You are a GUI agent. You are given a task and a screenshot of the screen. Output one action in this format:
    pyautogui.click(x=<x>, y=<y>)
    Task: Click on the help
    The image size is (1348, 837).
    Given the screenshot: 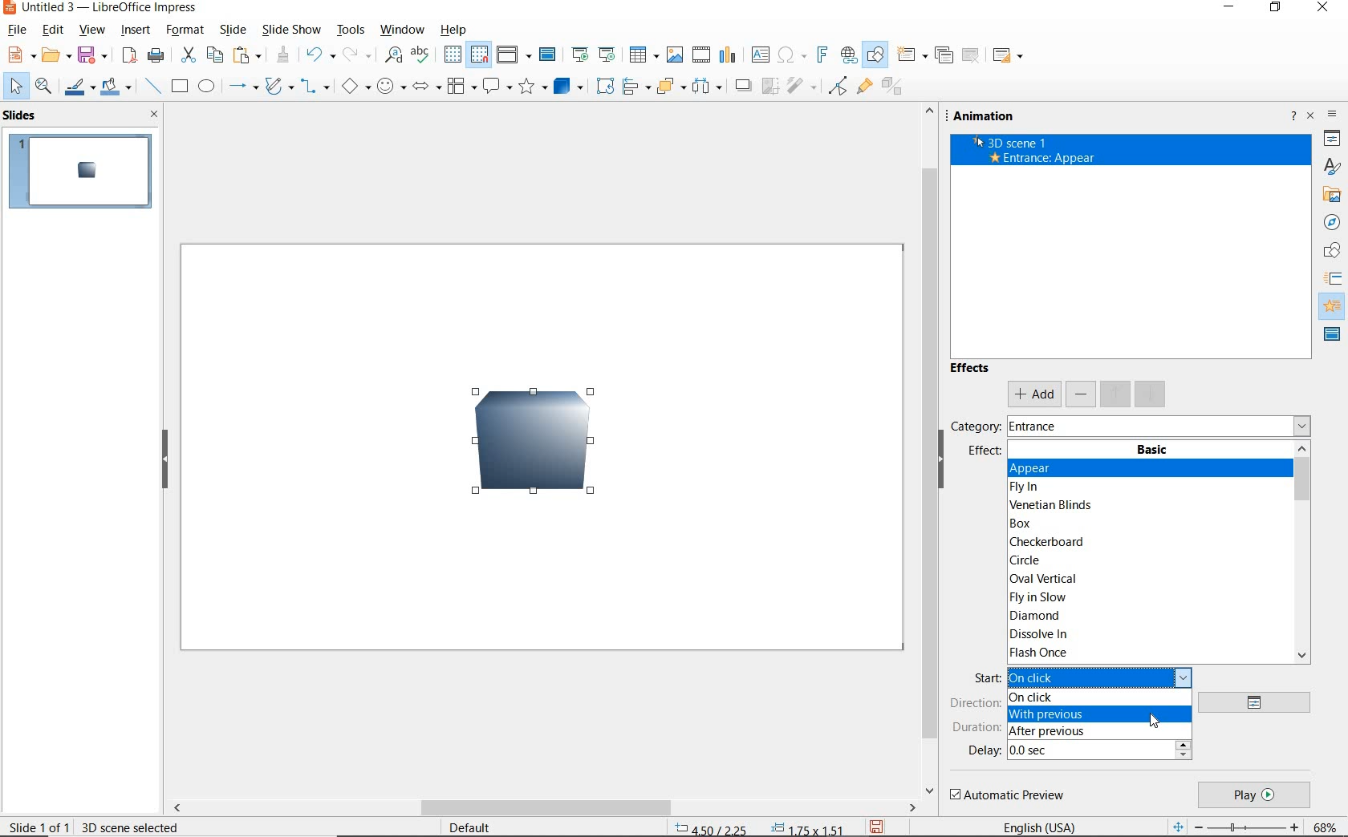 What is the action you would take?
    pyautogui.click(x=451, y=30)
    